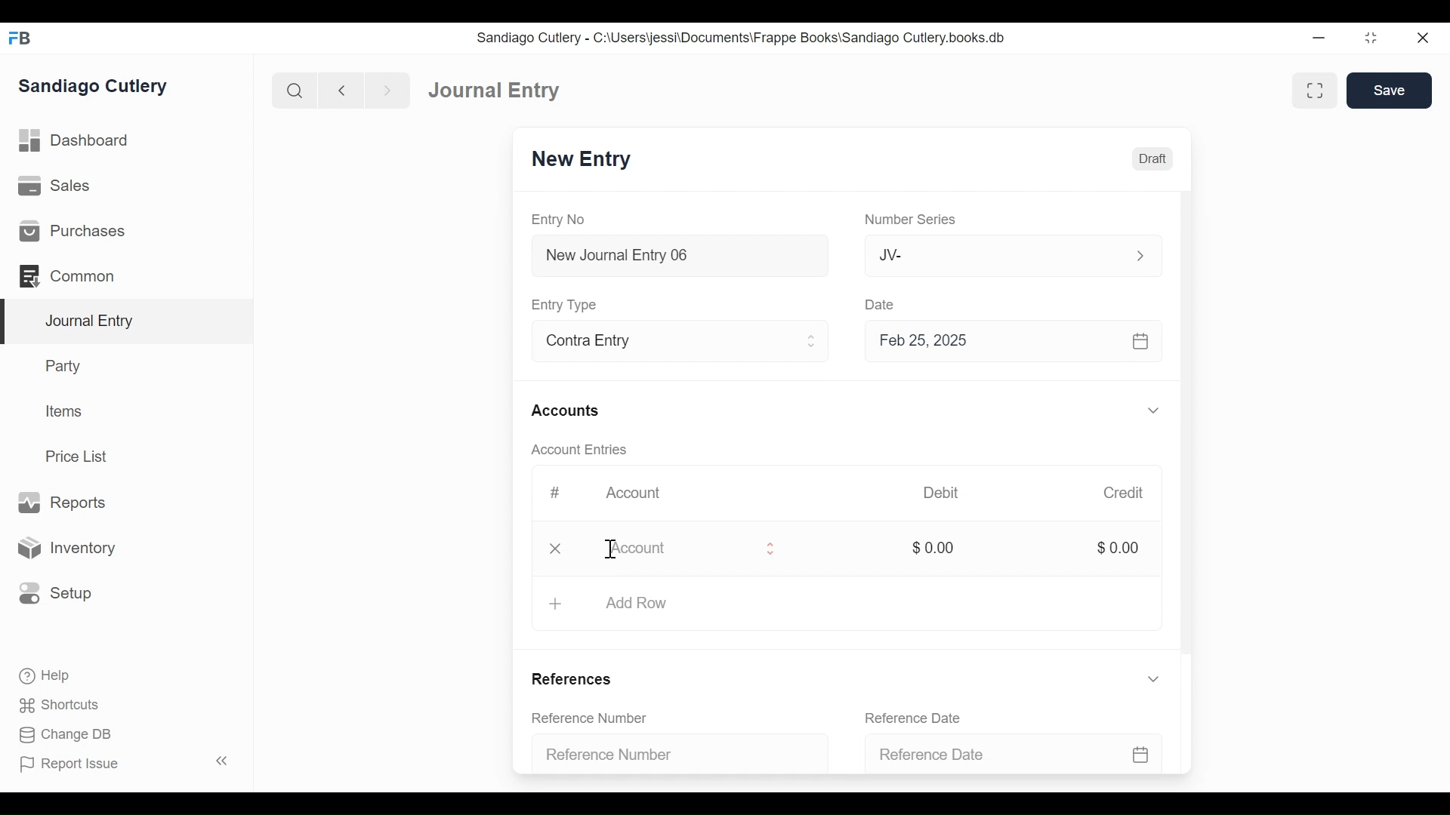  I want to click on minimize, so click(1319, 37).